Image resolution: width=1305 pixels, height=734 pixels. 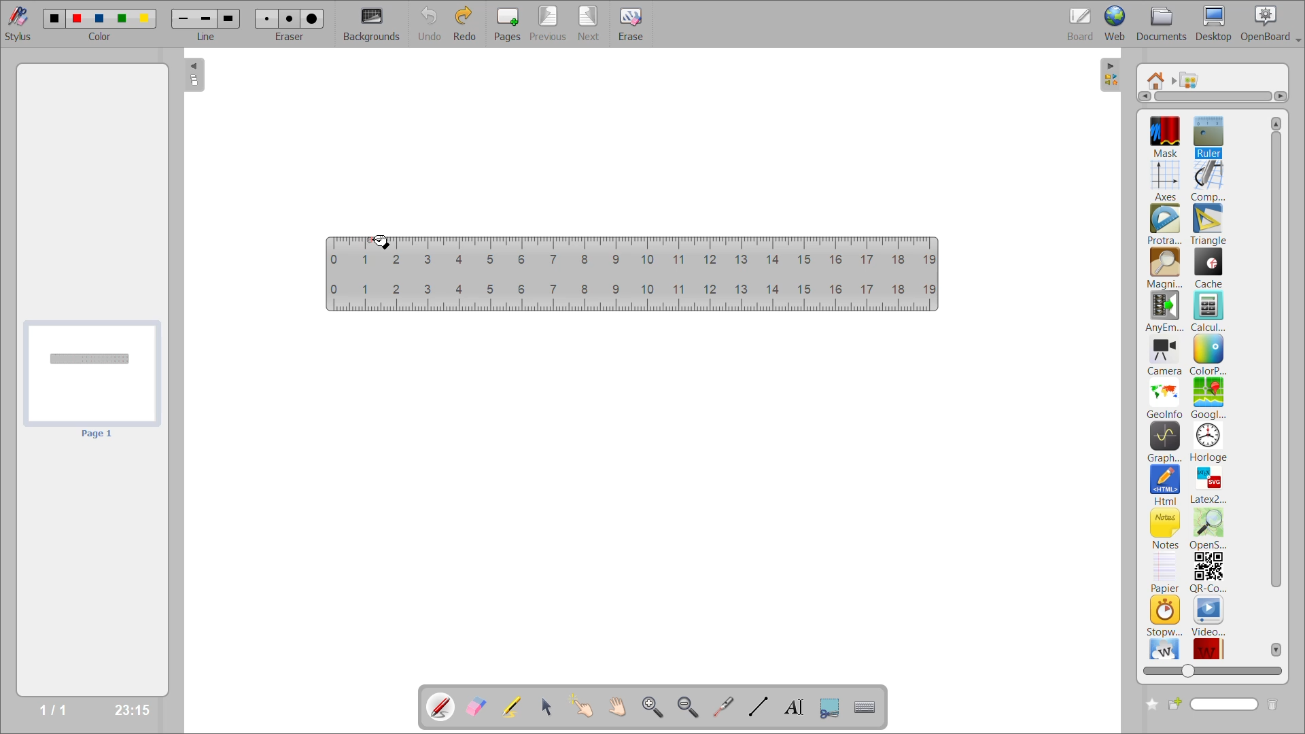 I want to click on openstreetmap, so click(x=1211, y=529).